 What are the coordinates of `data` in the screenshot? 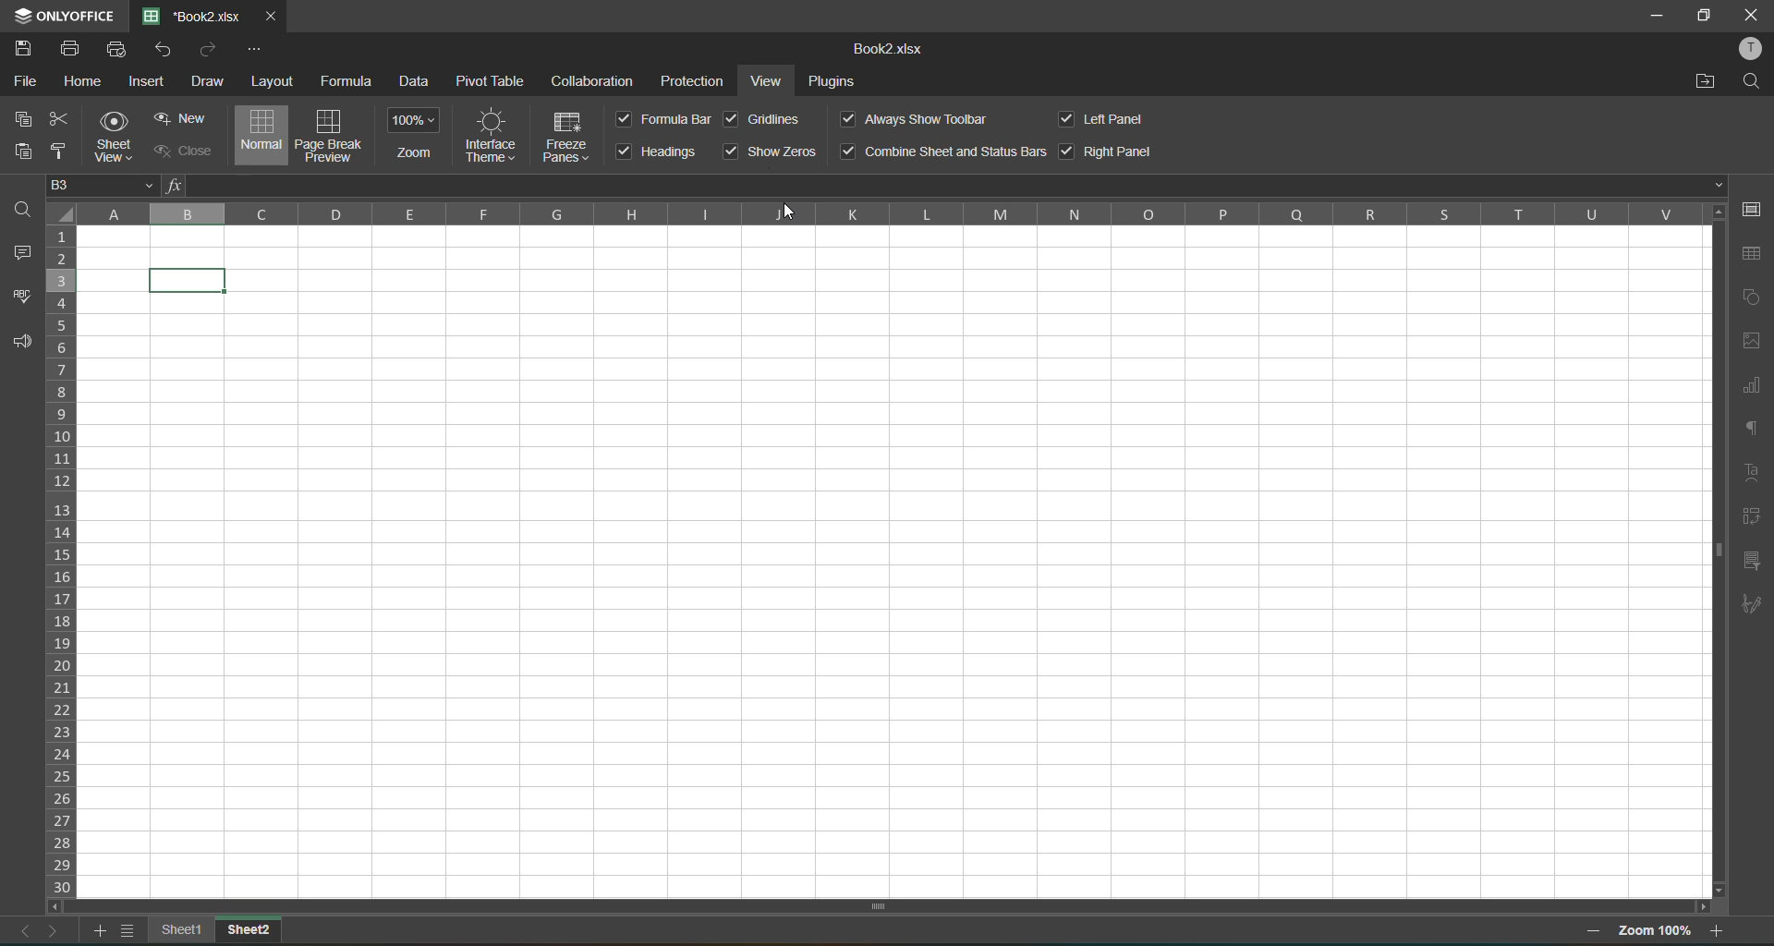 It's located at (420, 83).